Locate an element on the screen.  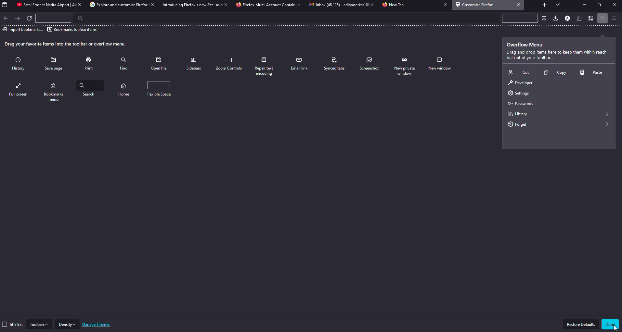
print is located at coordinates (90, 63).